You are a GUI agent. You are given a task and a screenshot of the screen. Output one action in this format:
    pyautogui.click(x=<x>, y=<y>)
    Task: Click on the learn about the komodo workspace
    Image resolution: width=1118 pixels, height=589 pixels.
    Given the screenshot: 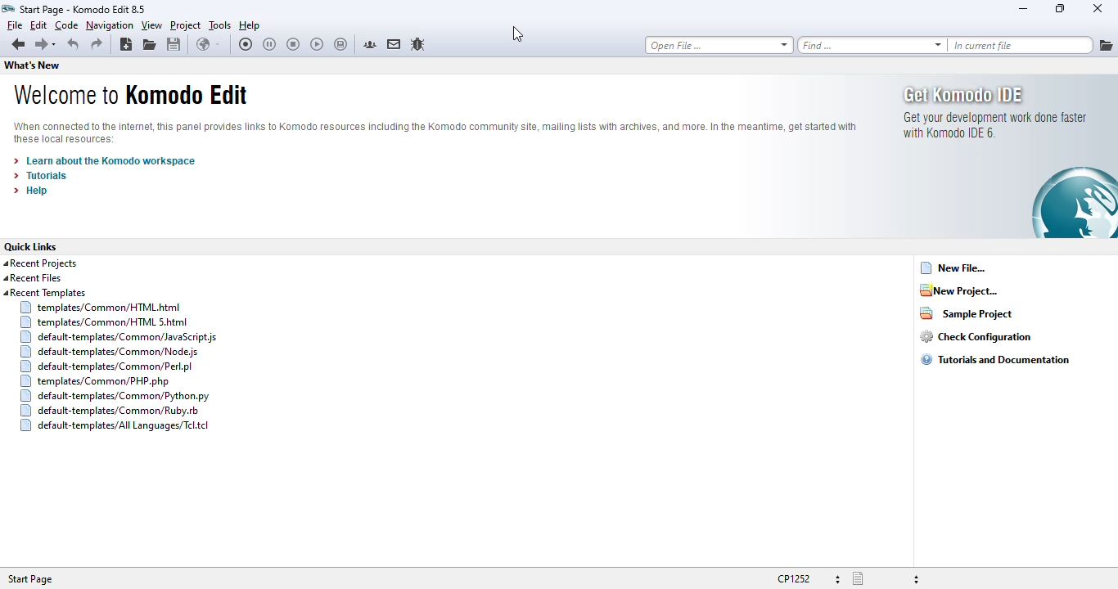 What is the action you would take?
    pyautogui.click(x=104, y=161)
    